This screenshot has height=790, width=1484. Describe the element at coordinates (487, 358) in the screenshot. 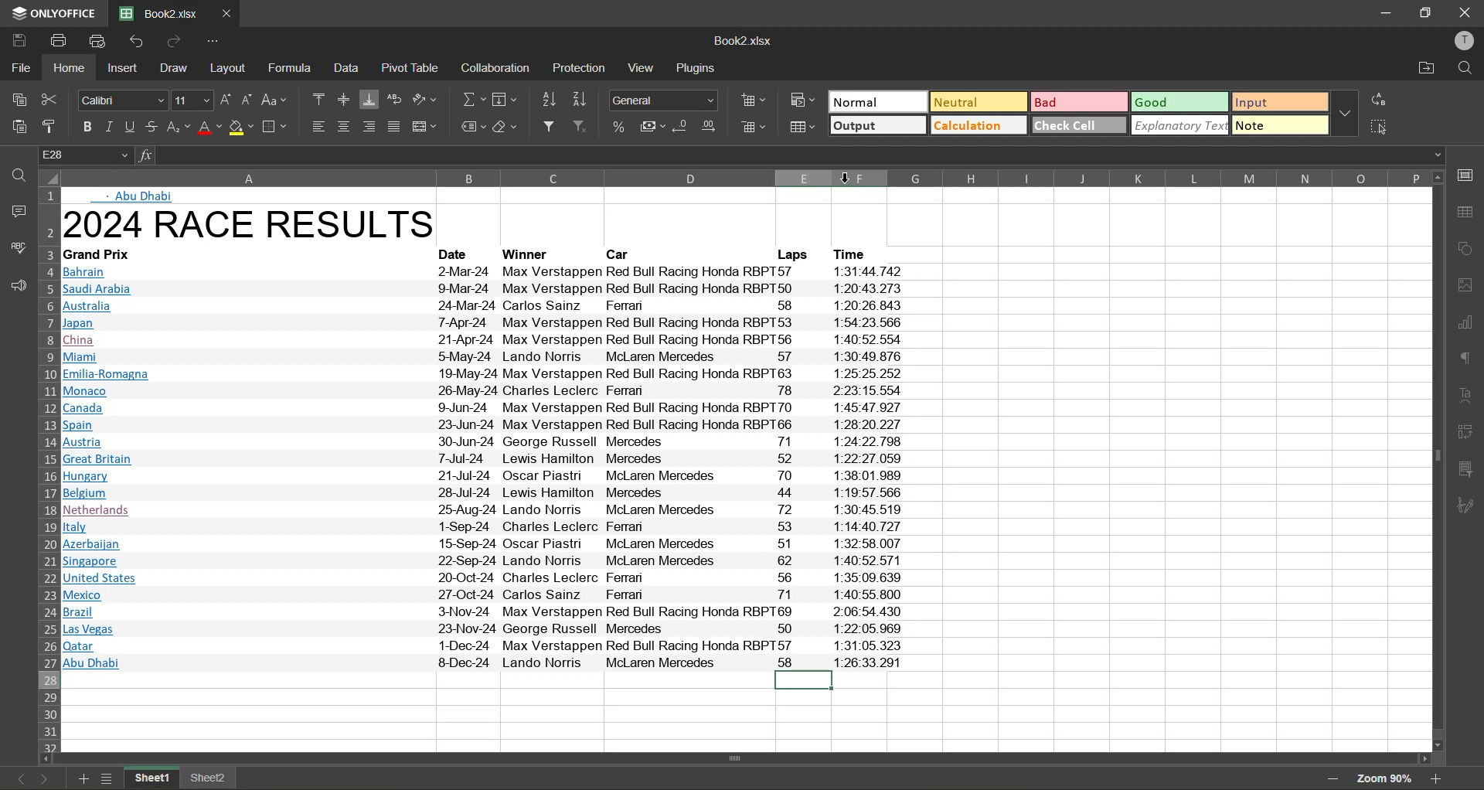

I see `| Miami S>-May-24 Lando Norris McLaren Mercedes o7 1:30:49.876` at that location.